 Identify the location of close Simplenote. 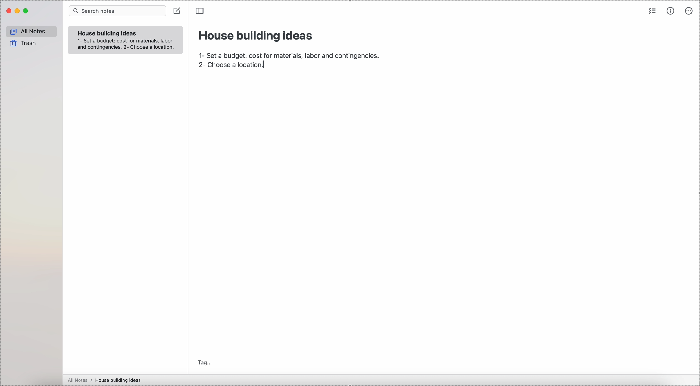
(8, 11).